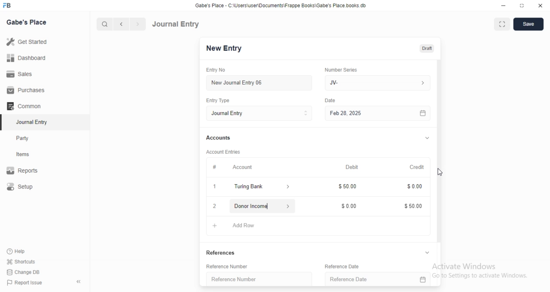 This screenshot has width=550, height=292. What do you see at coordinates (223, 138) in the screenshot?
I see `Accounts.` at bounding box center [223, 138].